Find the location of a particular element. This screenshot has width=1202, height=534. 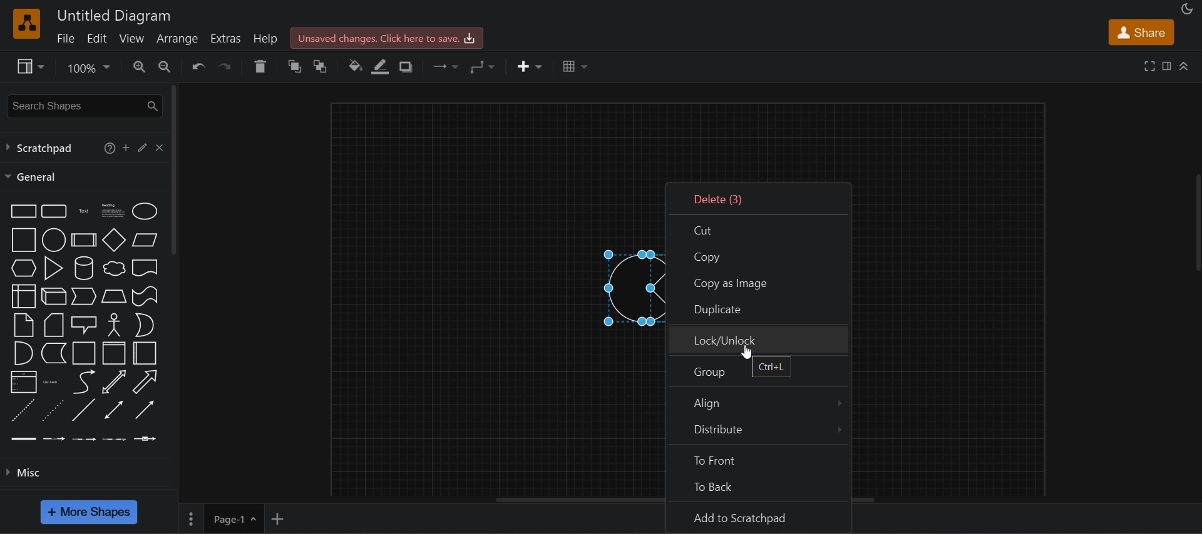

rounded rectangle is located at coordinates (53, 210).